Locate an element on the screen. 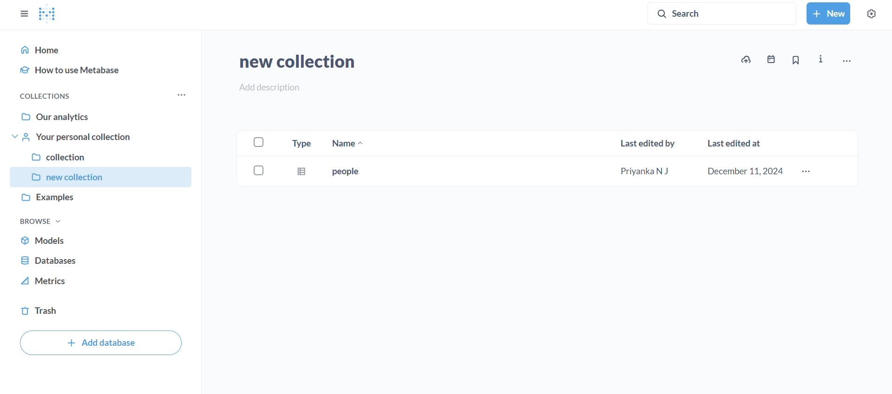  more is located at coordinates (807, 172).